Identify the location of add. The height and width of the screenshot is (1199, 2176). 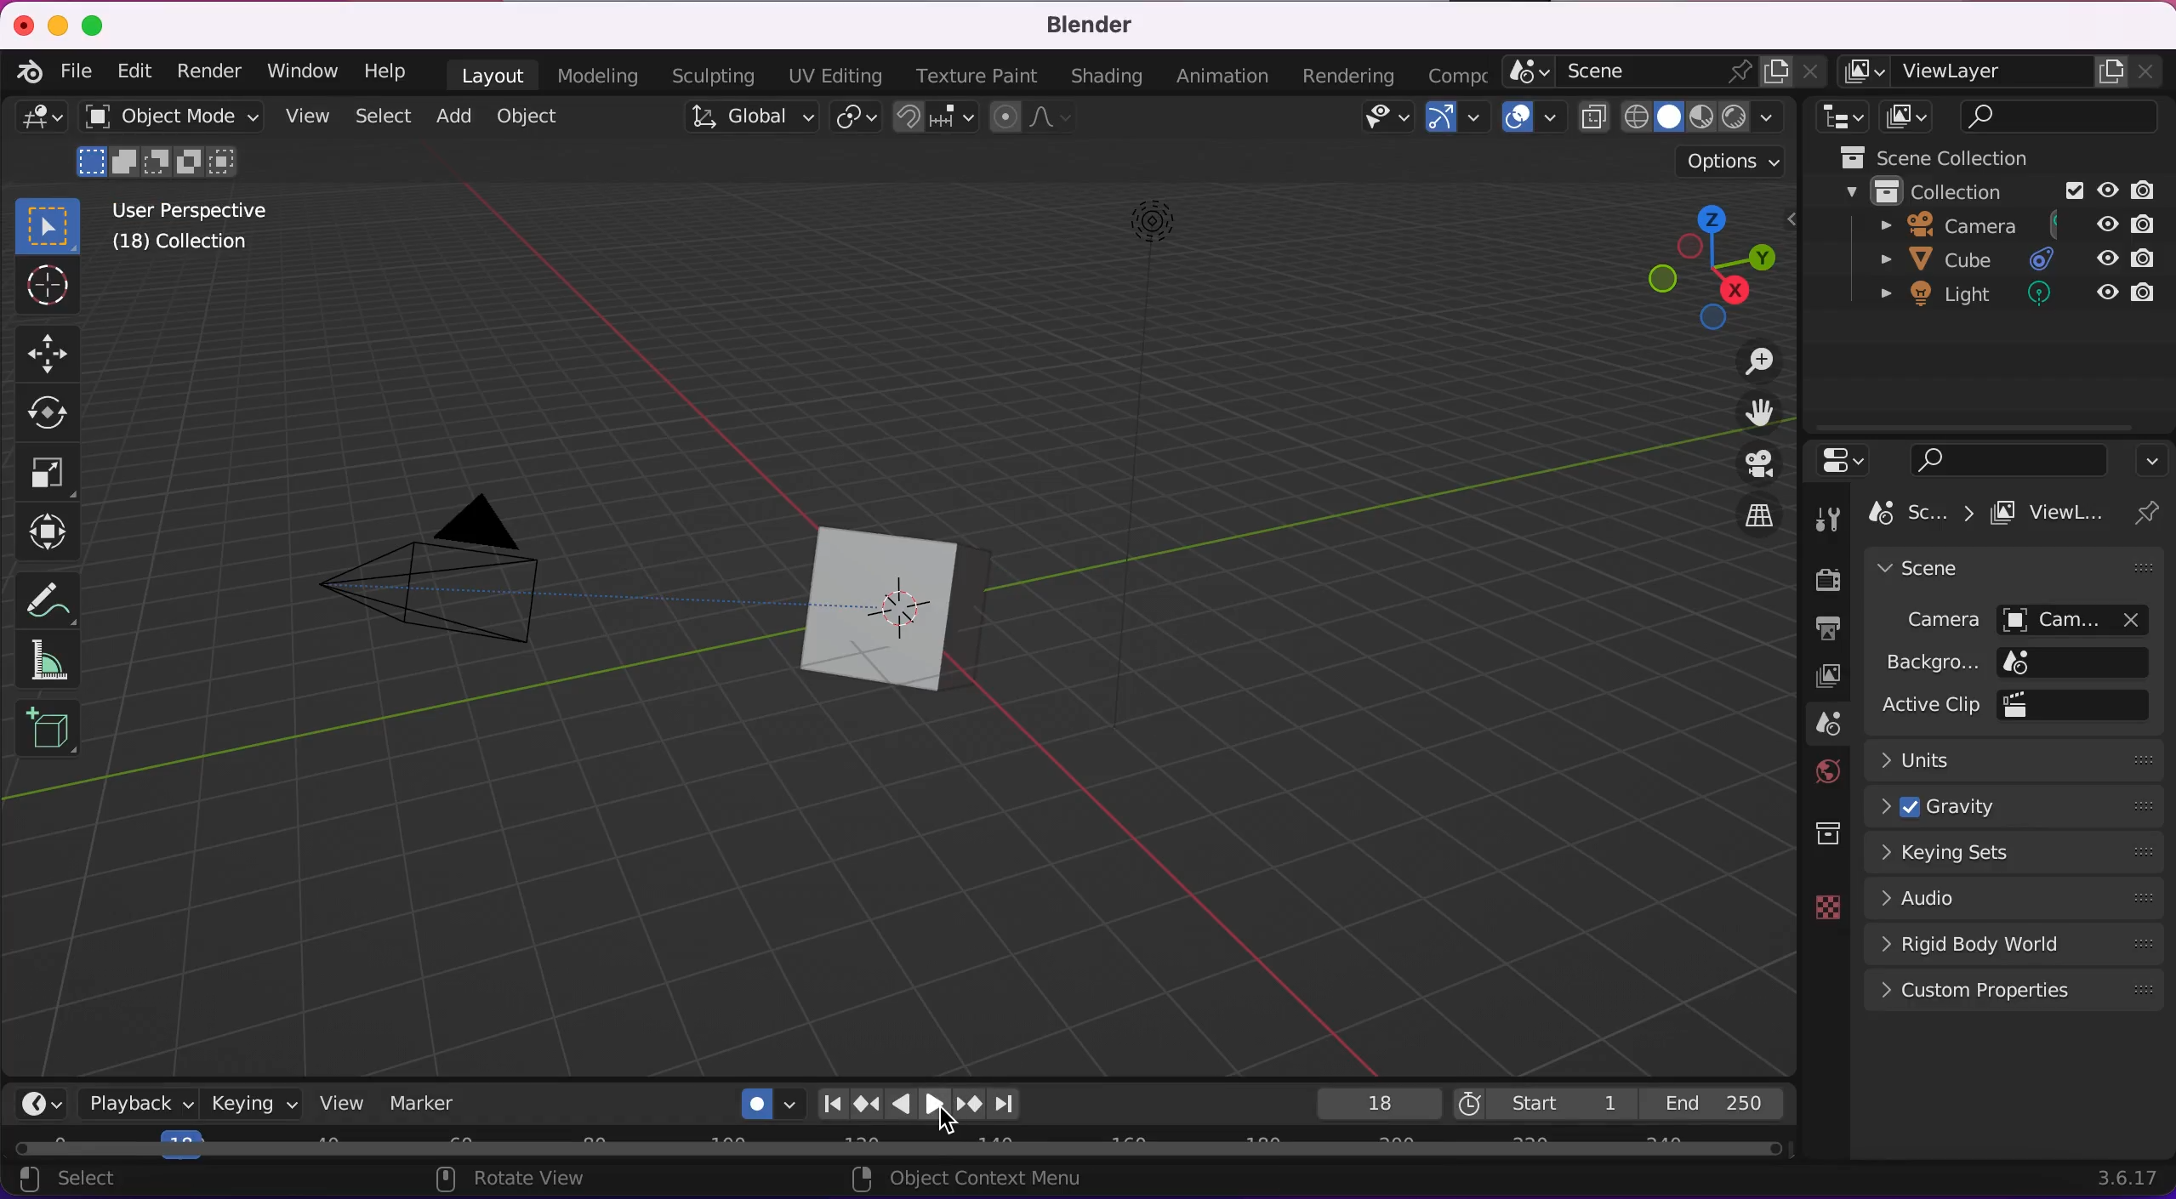
(449, 117).